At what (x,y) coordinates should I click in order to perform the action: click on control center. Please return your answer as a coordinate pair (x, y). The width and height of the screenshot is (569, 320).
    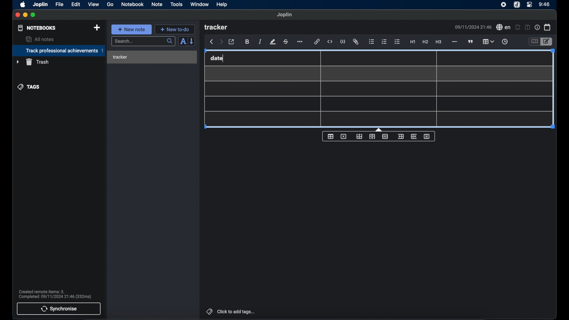
    Looking at the image, I should click on (530, 5).